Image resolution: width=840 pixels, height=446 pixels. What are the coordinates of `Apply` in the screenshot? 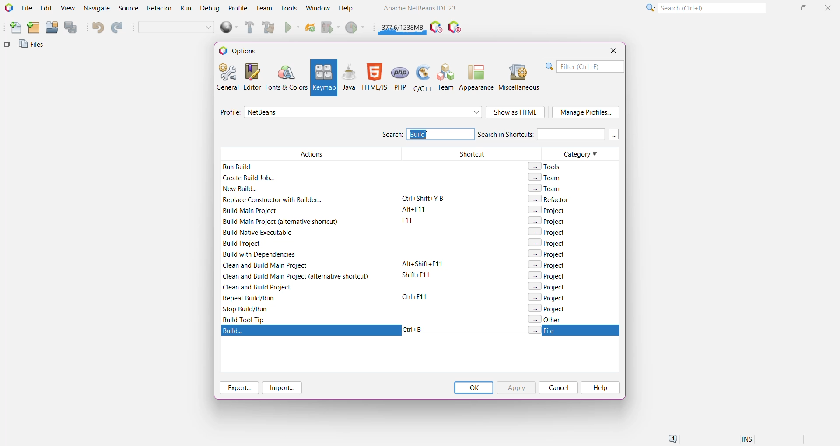 It's located at (516, 387).